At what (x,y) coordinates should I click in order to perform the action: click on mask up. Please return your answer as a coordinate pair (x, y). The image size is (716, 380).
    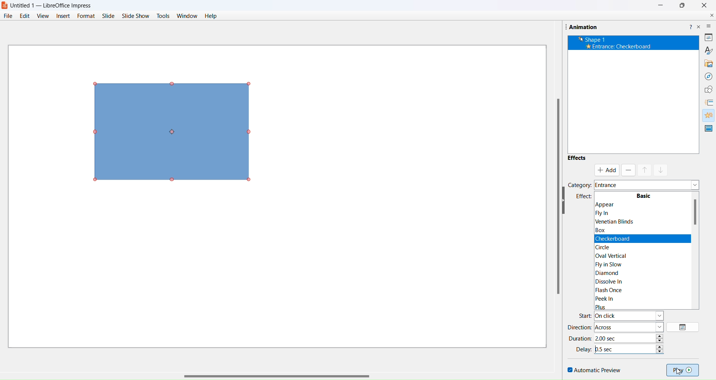
    Looking at the image, I should click on (644, 170).